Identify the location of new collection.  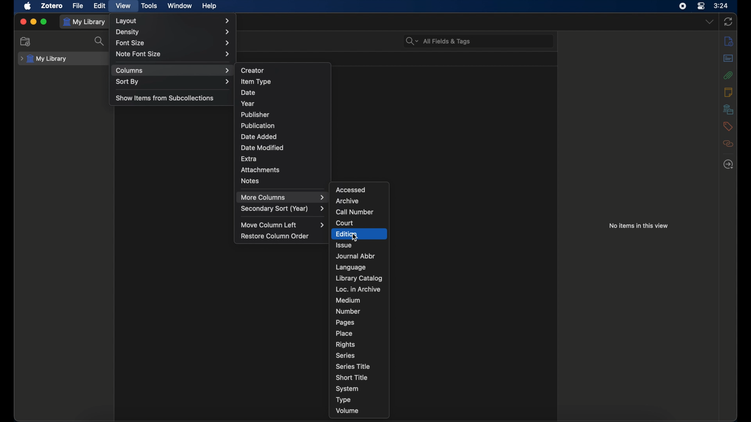
(26, 42).